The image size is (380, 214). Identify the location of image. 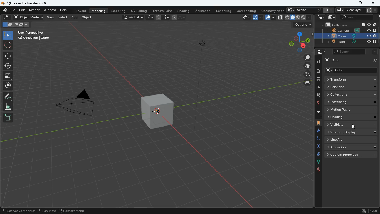
(330, 18).